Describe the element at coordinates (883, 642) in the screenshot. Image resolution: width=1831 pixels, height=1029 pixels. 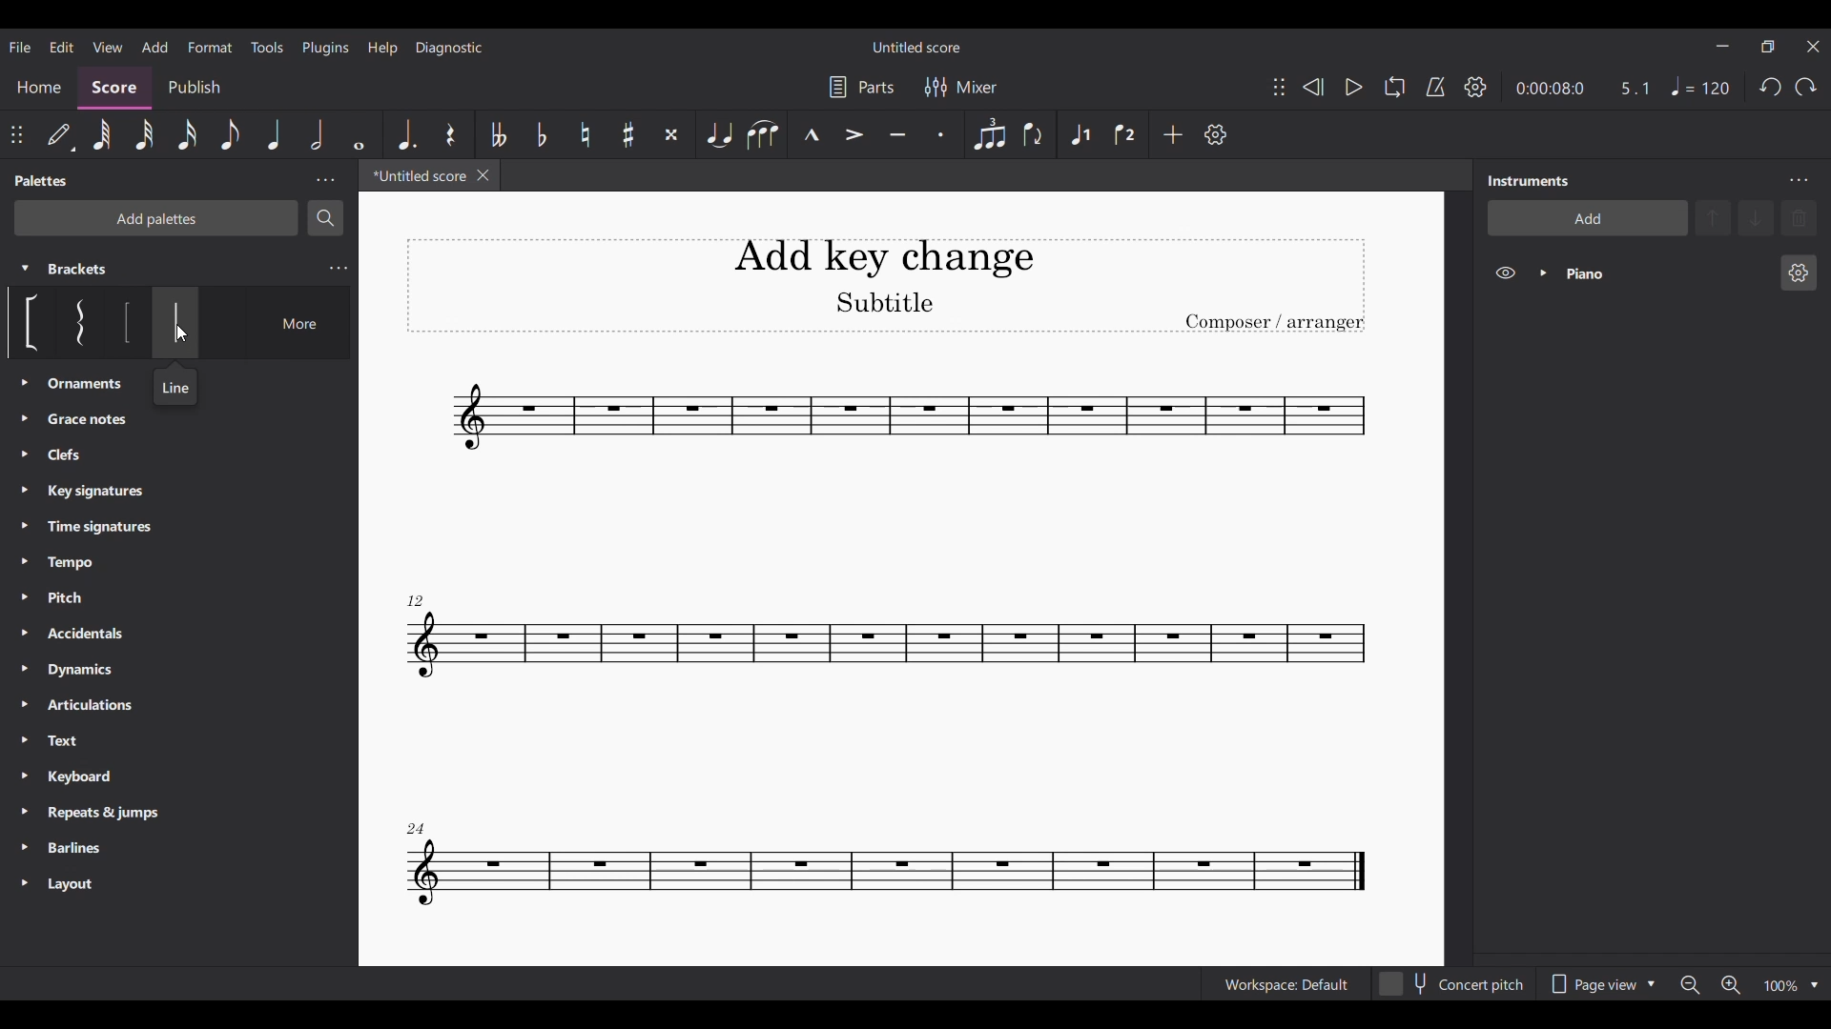
I see `Current score` at that location.